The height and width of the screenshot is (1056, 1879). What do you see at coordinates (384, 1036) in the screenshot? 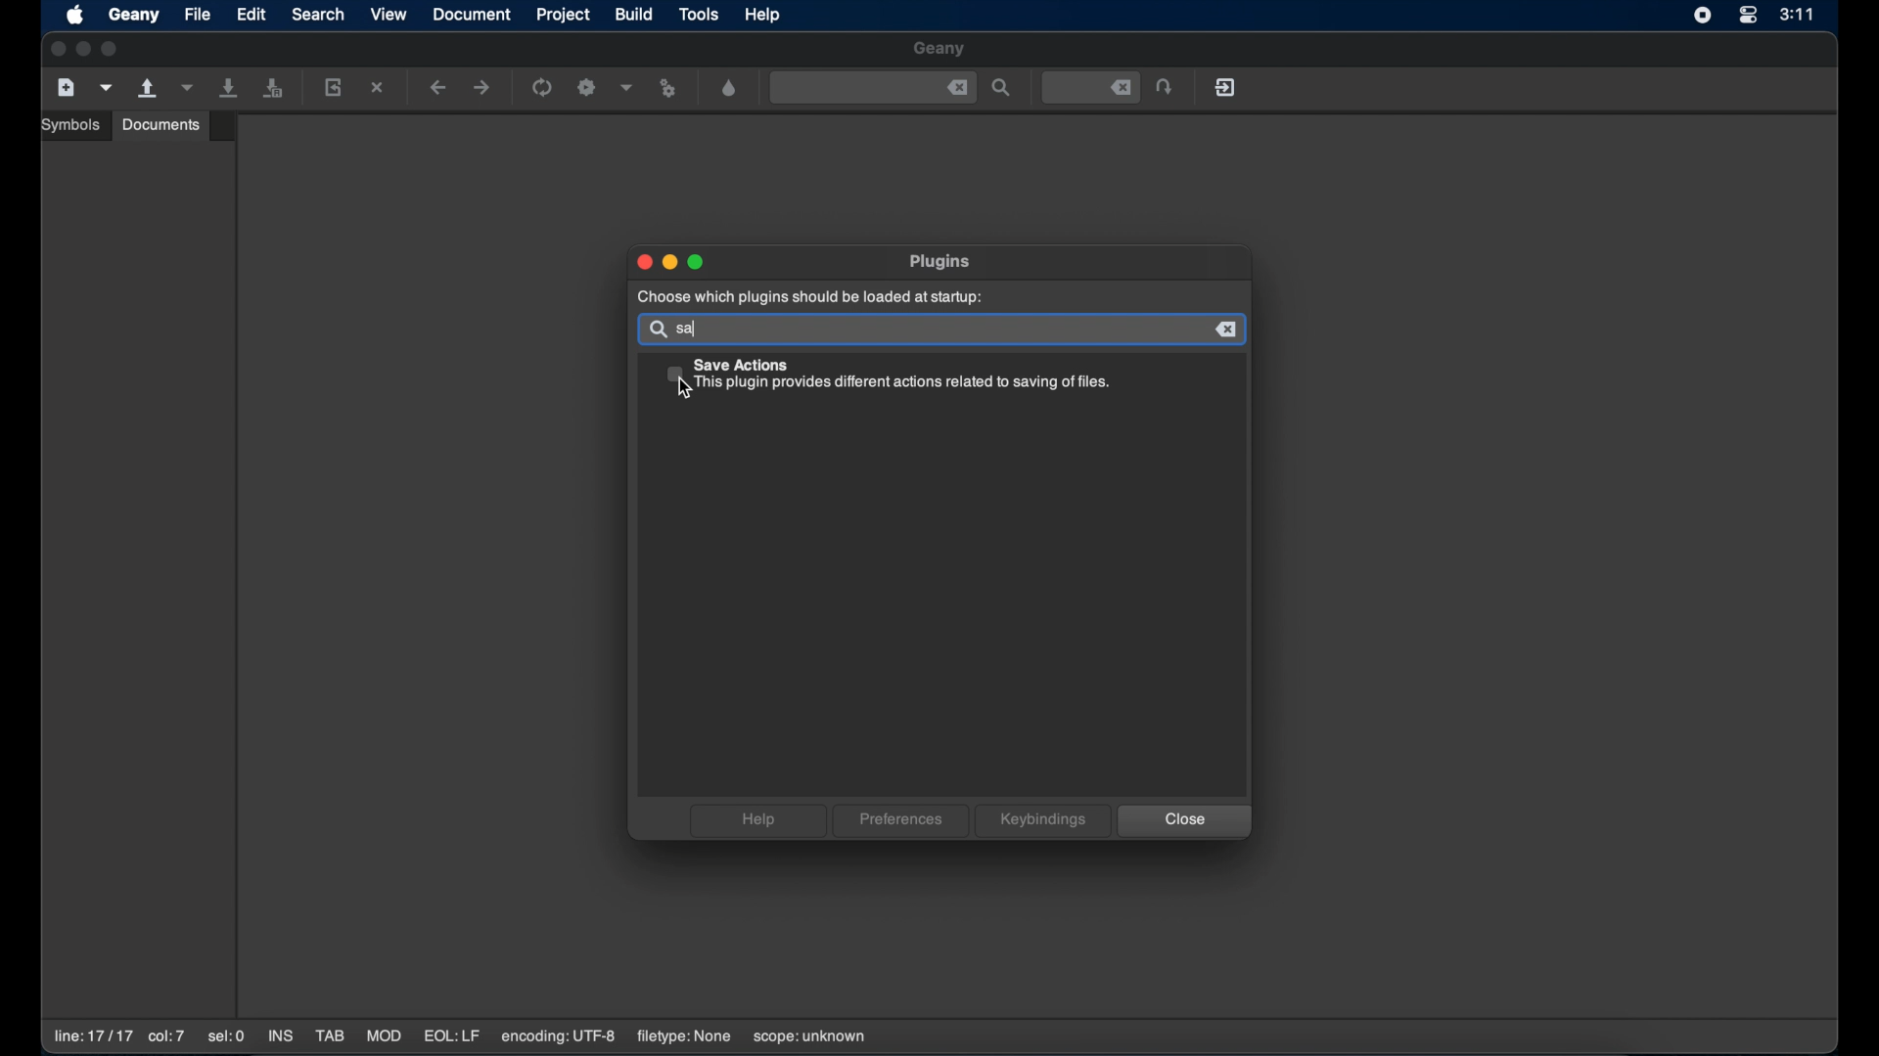
I see `MOD` at bounding box center [384, 1036].